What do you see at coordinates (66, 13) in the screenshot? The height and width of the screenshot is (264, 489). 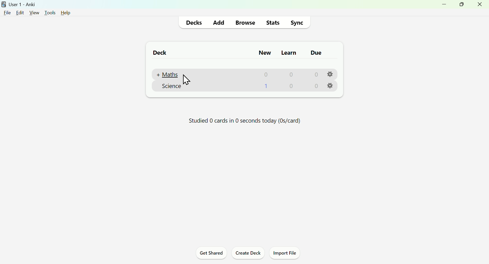 I see `help` at bounding box center [66, 13].